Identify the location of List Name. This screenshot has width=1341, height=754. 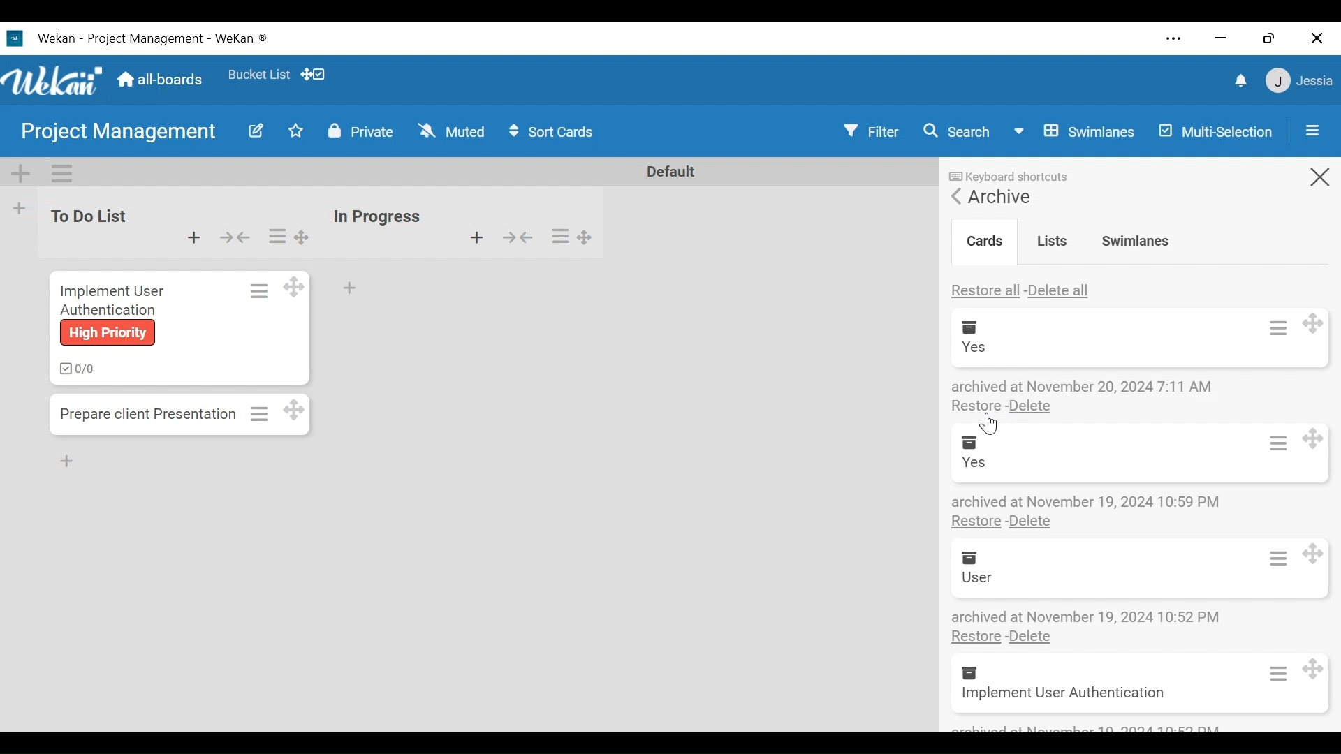
(86, 216).